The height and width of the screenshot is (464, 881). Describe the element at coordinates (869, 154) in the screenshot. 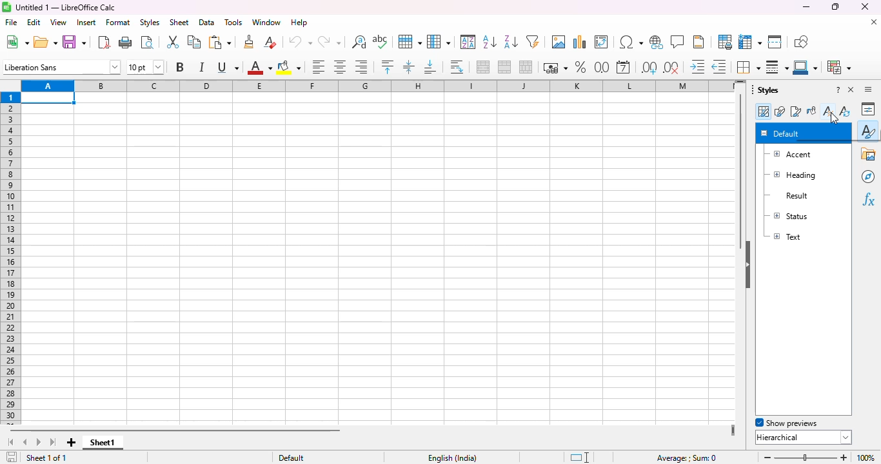

I see `gallery` at that location.